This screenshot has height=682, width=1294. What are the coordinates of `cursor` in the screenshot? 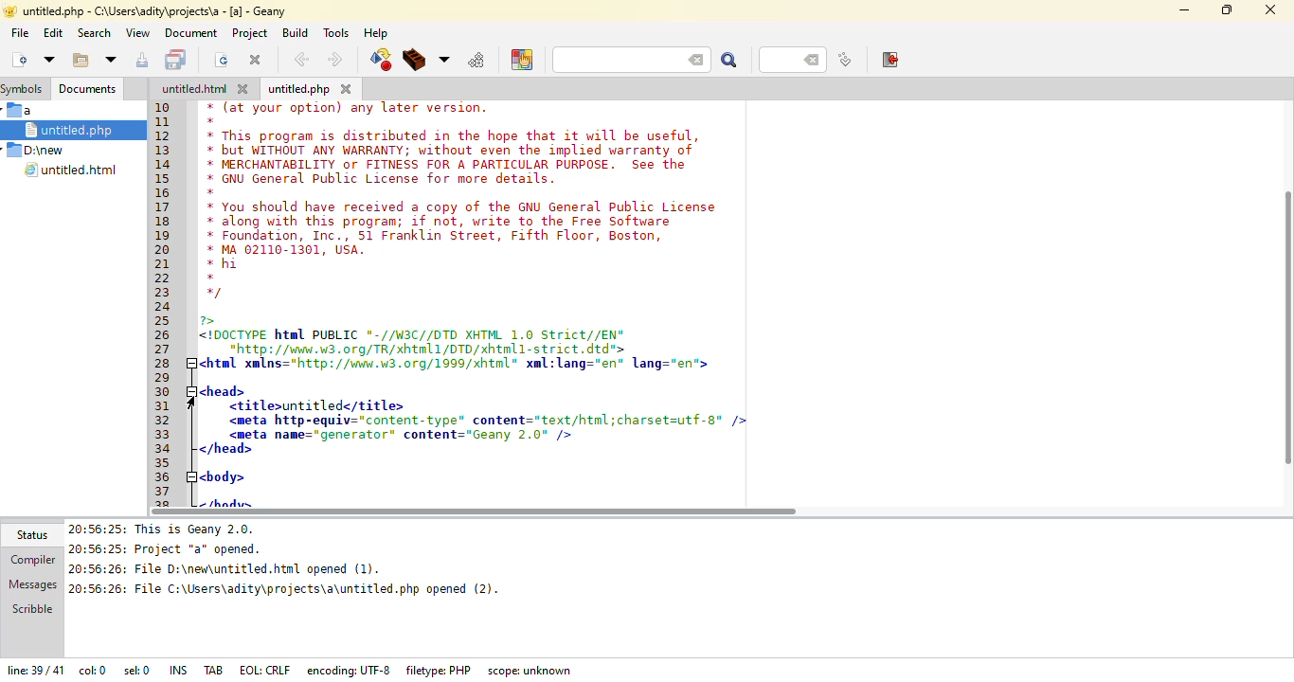 It's located at (193, 404).